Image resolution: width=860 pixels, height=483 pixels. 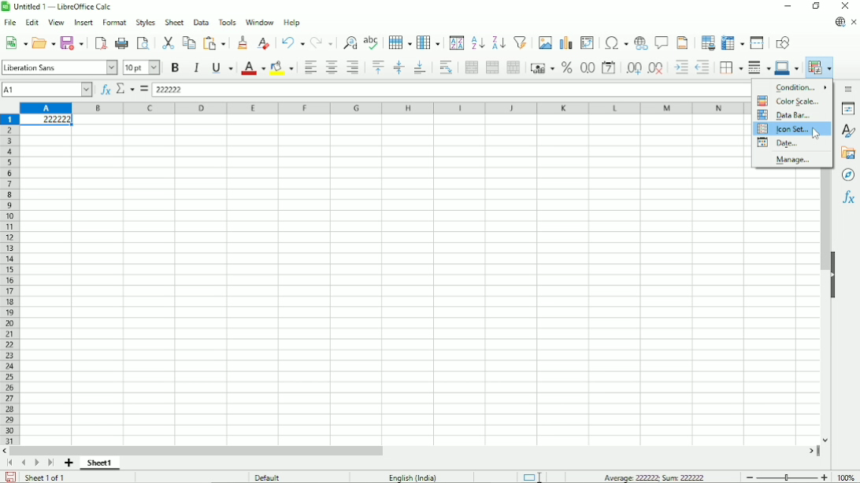 What do you see at coordinates (140, 68) in the screenshot?
I see `Font size` at bounding box center [140, 68].